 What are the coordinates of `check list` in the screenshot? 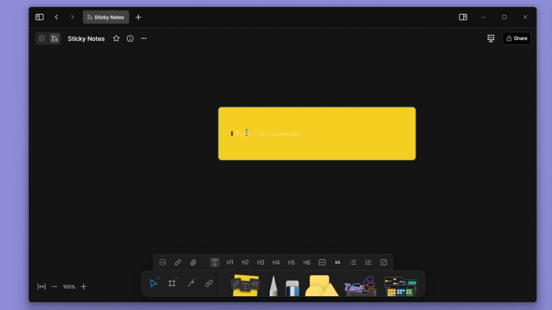 It's located at (386, 262).